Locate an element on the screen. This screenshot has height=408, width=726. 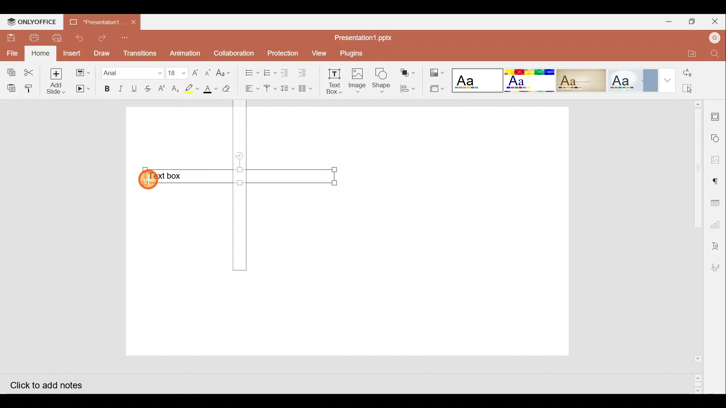
Redo is located at coordinates (103, 38).